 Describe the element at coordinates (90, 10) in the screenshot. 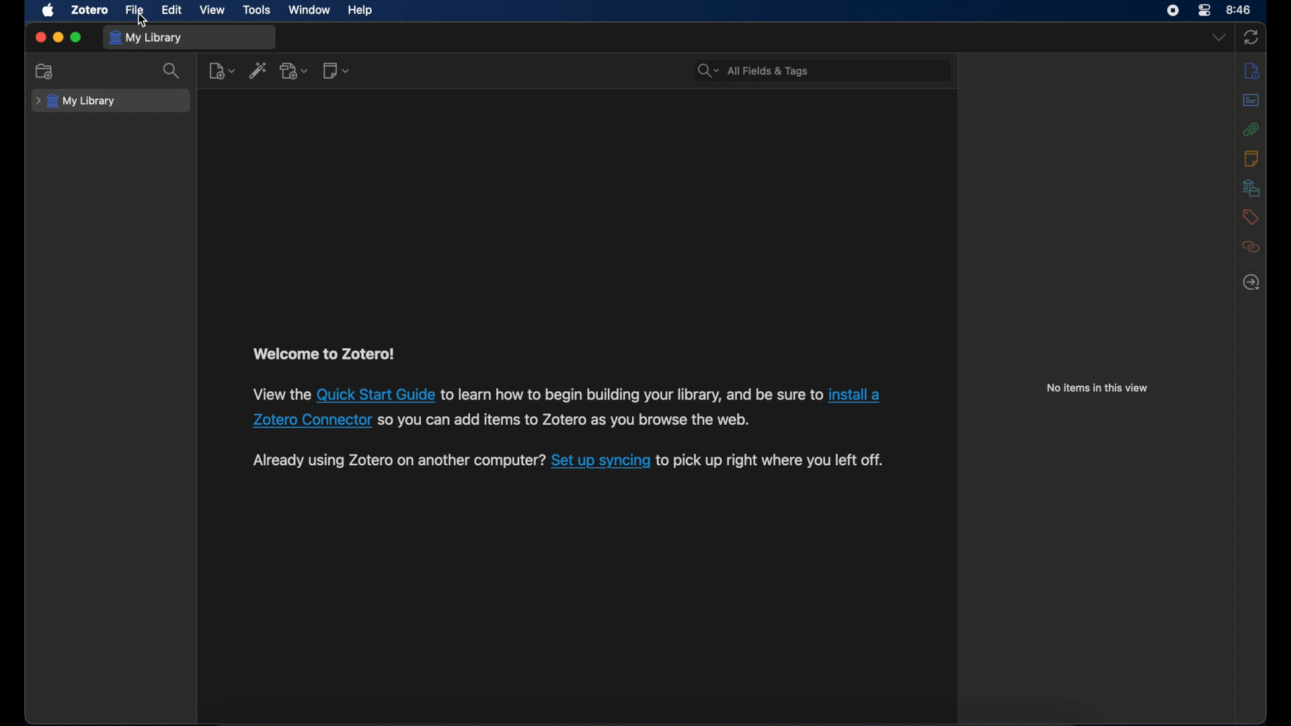

I see `zotero` at that location.